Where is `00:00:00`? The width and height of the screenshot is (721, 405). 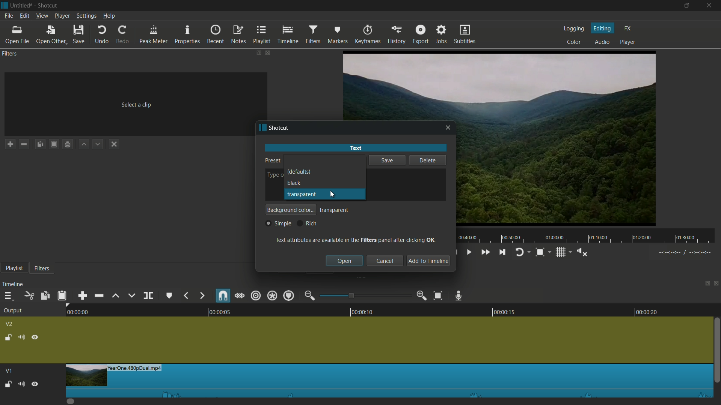 00:00:00 is located at coordinates (73, 311).